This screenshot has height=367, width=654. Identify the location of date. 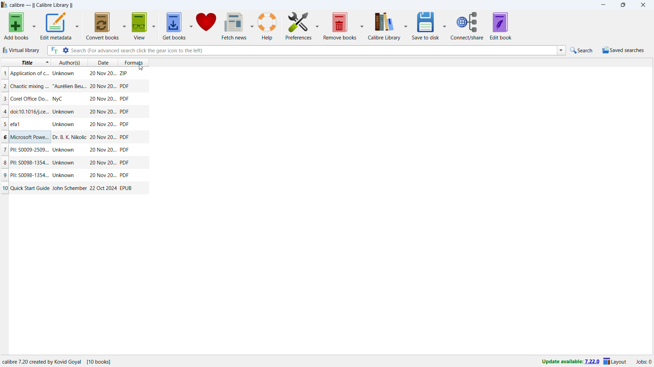
(103, 138).